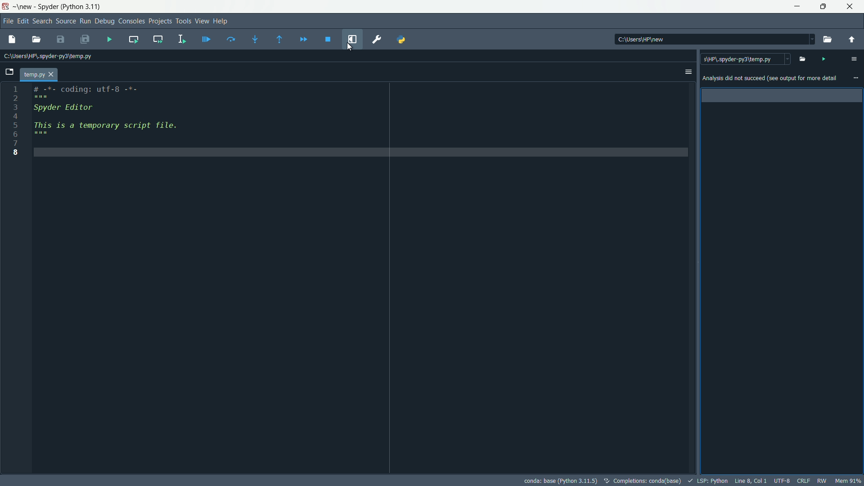  I want to click on line numbers, so click(15, 122).